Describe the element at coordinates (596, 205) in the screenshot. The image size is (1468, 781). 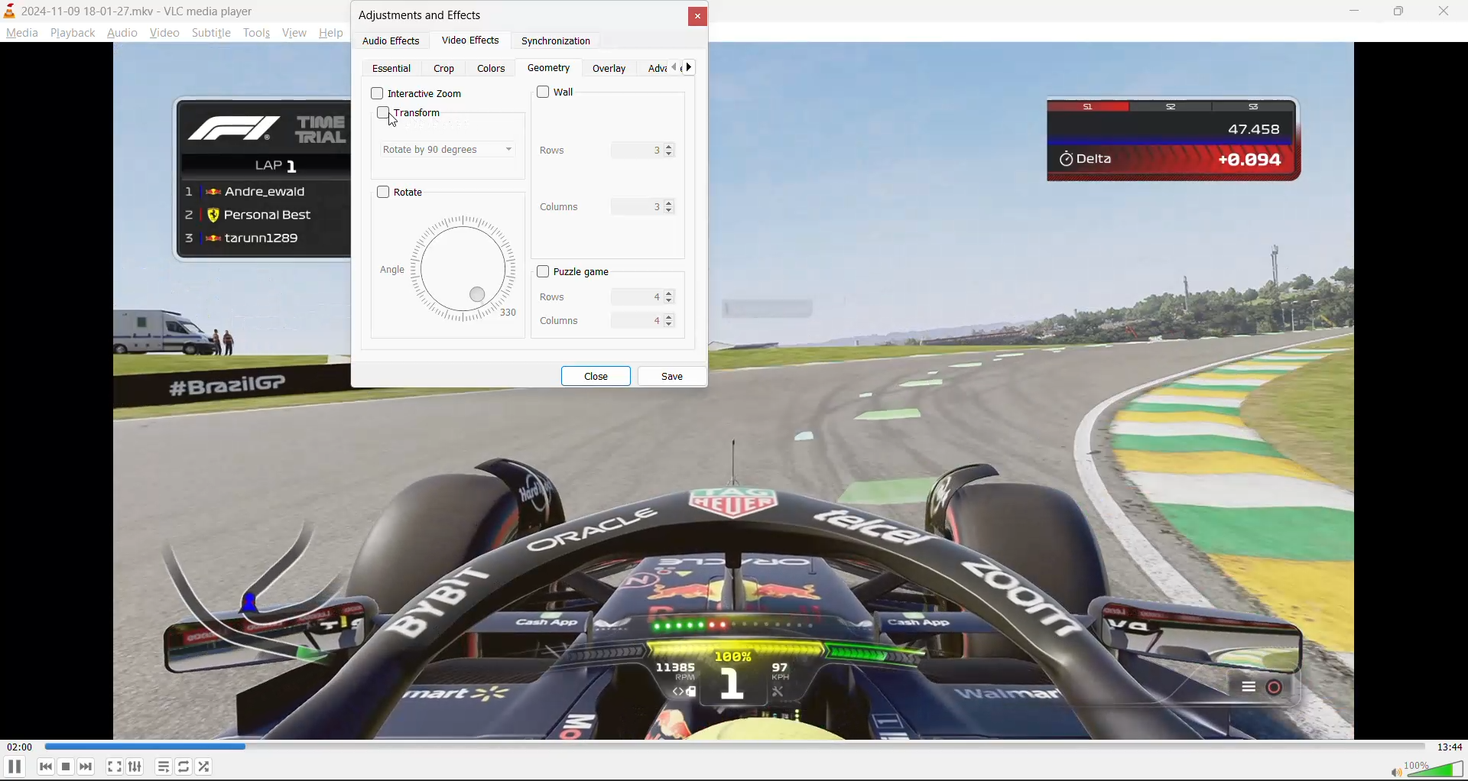
I see `columns` at that location.